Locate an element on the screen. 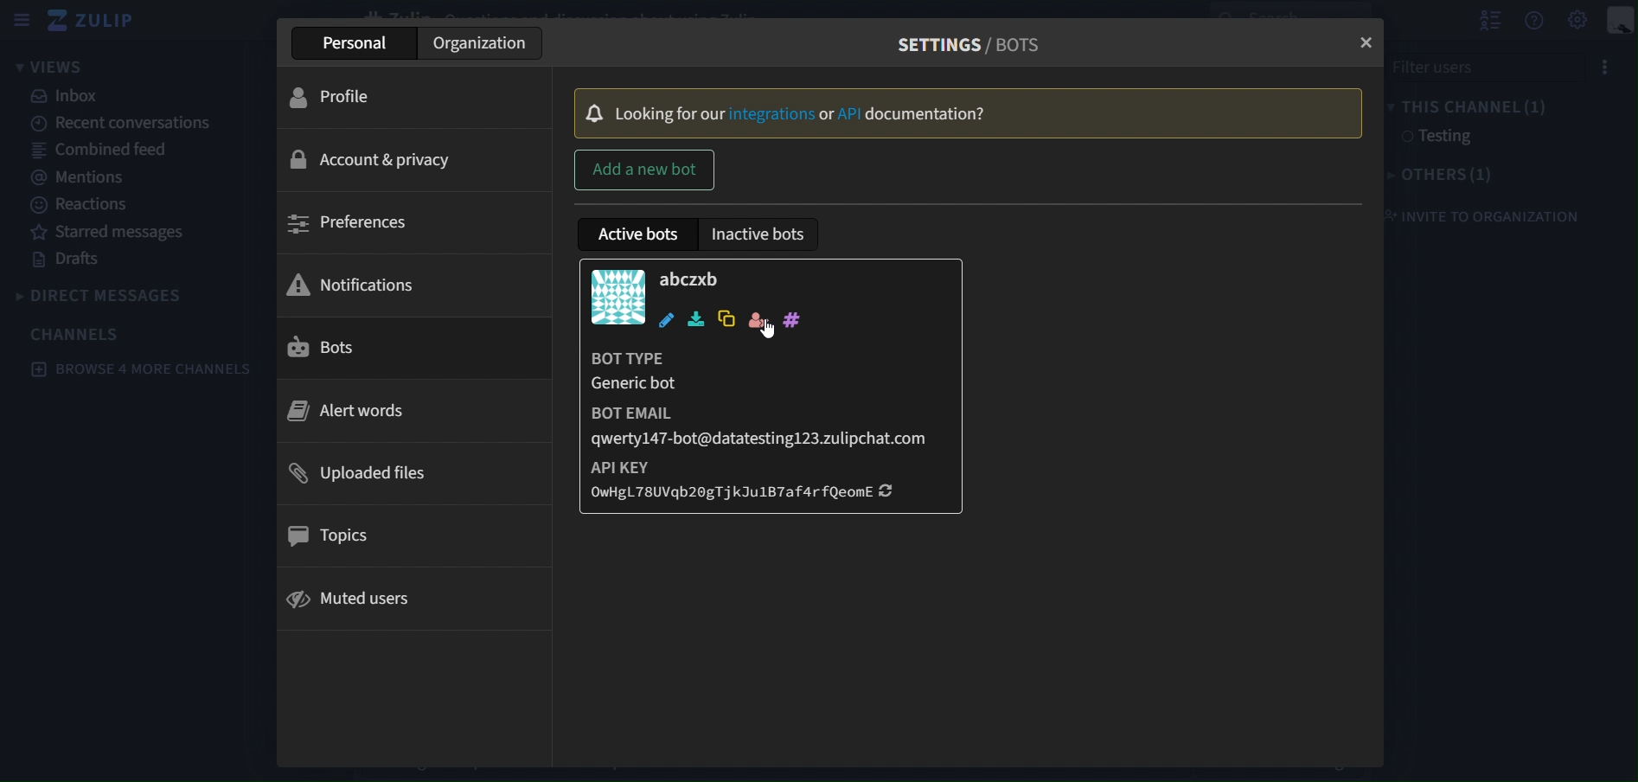 The width and height of the screenshot is (1638, 782). image is located at coordinates (618, 296).